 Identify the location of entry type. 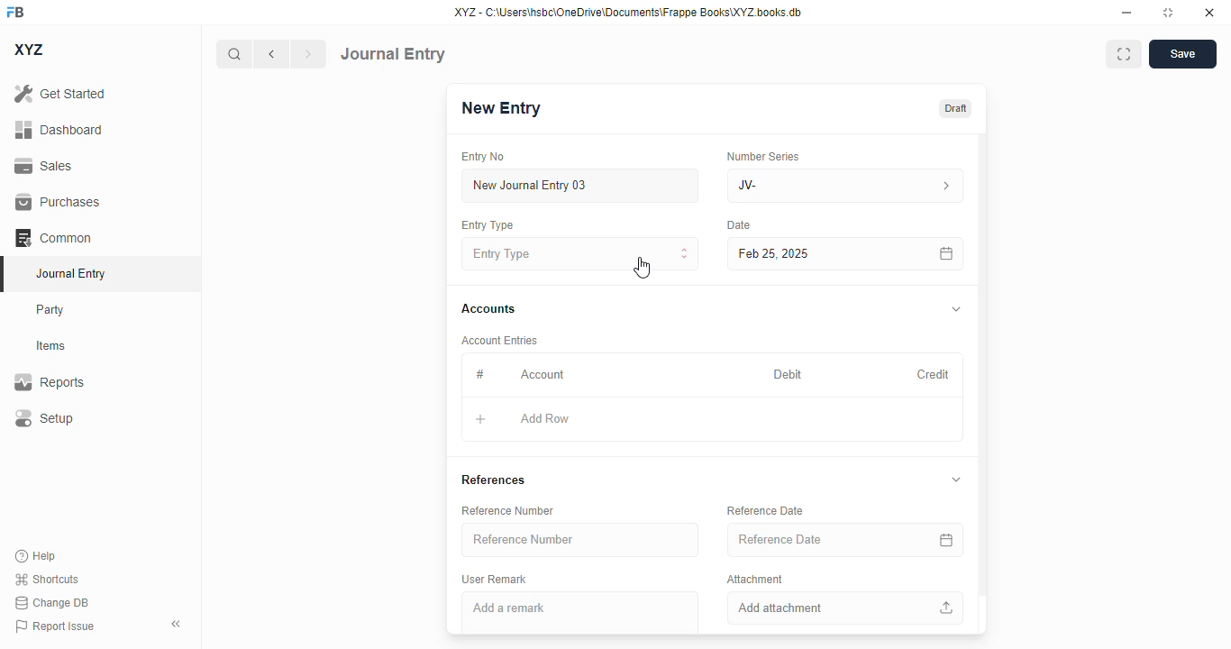
(486, 224).